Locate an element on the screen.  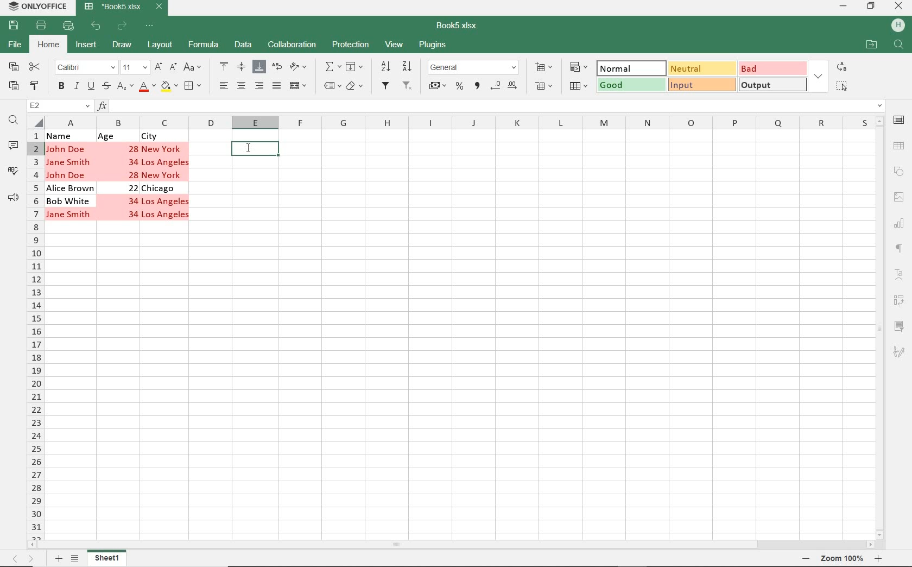
STRIKETHROUGH is located at coordinates (105, 87).